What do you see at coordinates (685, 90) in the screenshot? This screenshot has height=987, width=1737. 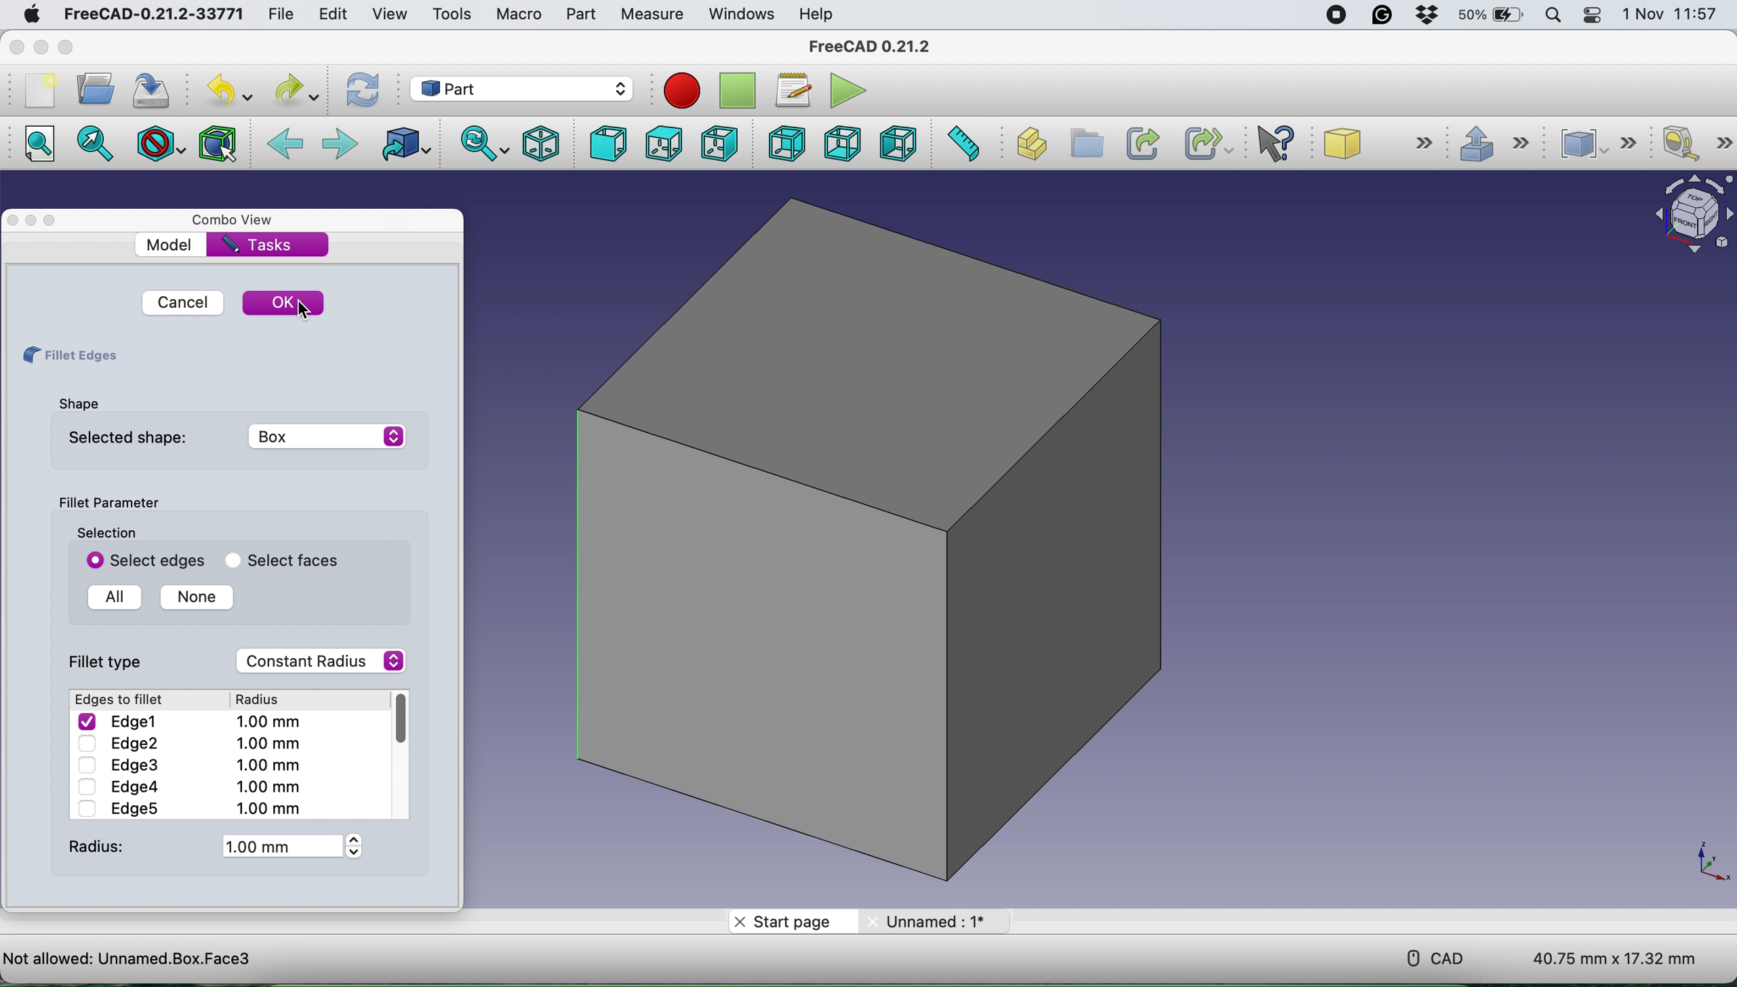 I see `record macros` at bounding box center [685, 90].